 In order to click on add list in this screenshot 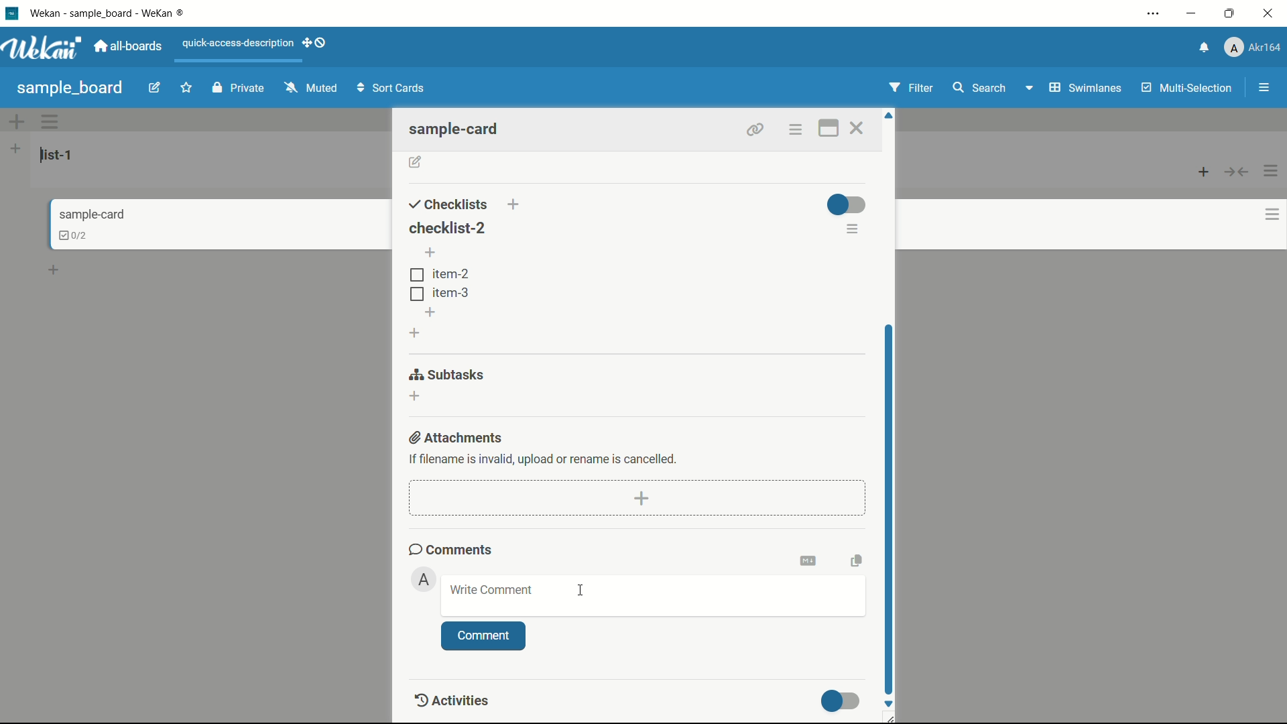, I will do `click(15, 149)`.